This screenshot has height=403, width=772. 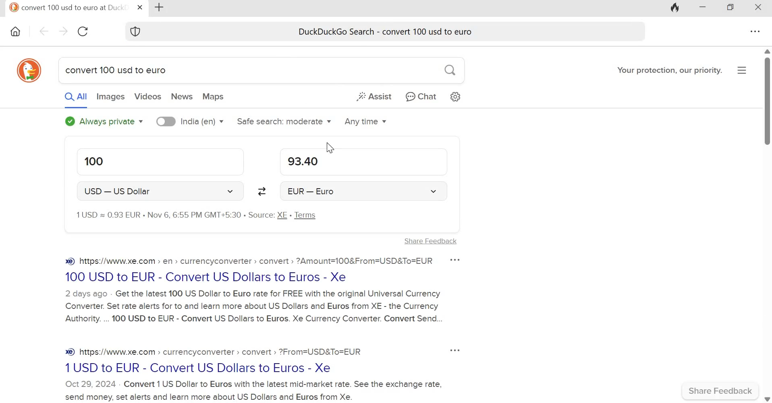 What do you see at coordinates (703, 8) in the screenshot?
I see `Minimize` at bounding box center [703, 8].